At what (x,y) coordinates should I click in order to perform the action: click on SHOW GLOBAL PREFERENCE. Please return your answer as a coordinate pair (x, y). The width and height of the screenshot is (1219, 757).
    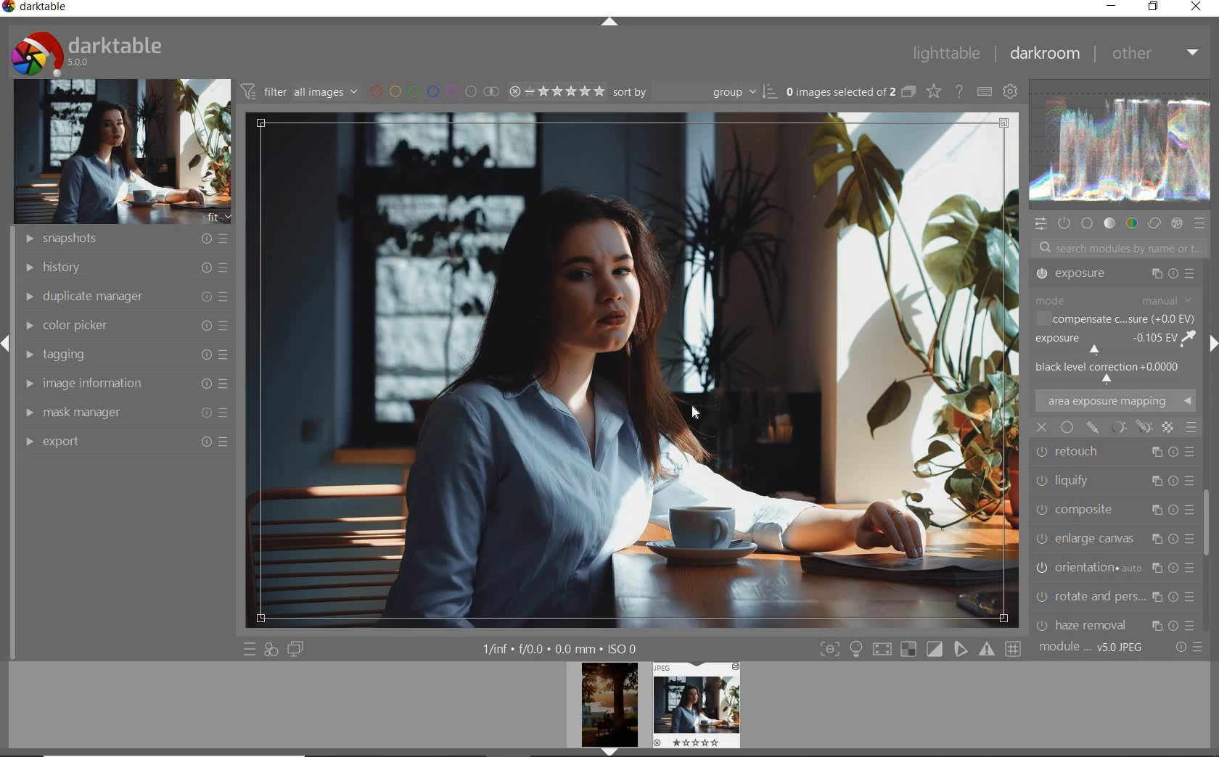
    Looking at the image, I should click on (1011, 91).